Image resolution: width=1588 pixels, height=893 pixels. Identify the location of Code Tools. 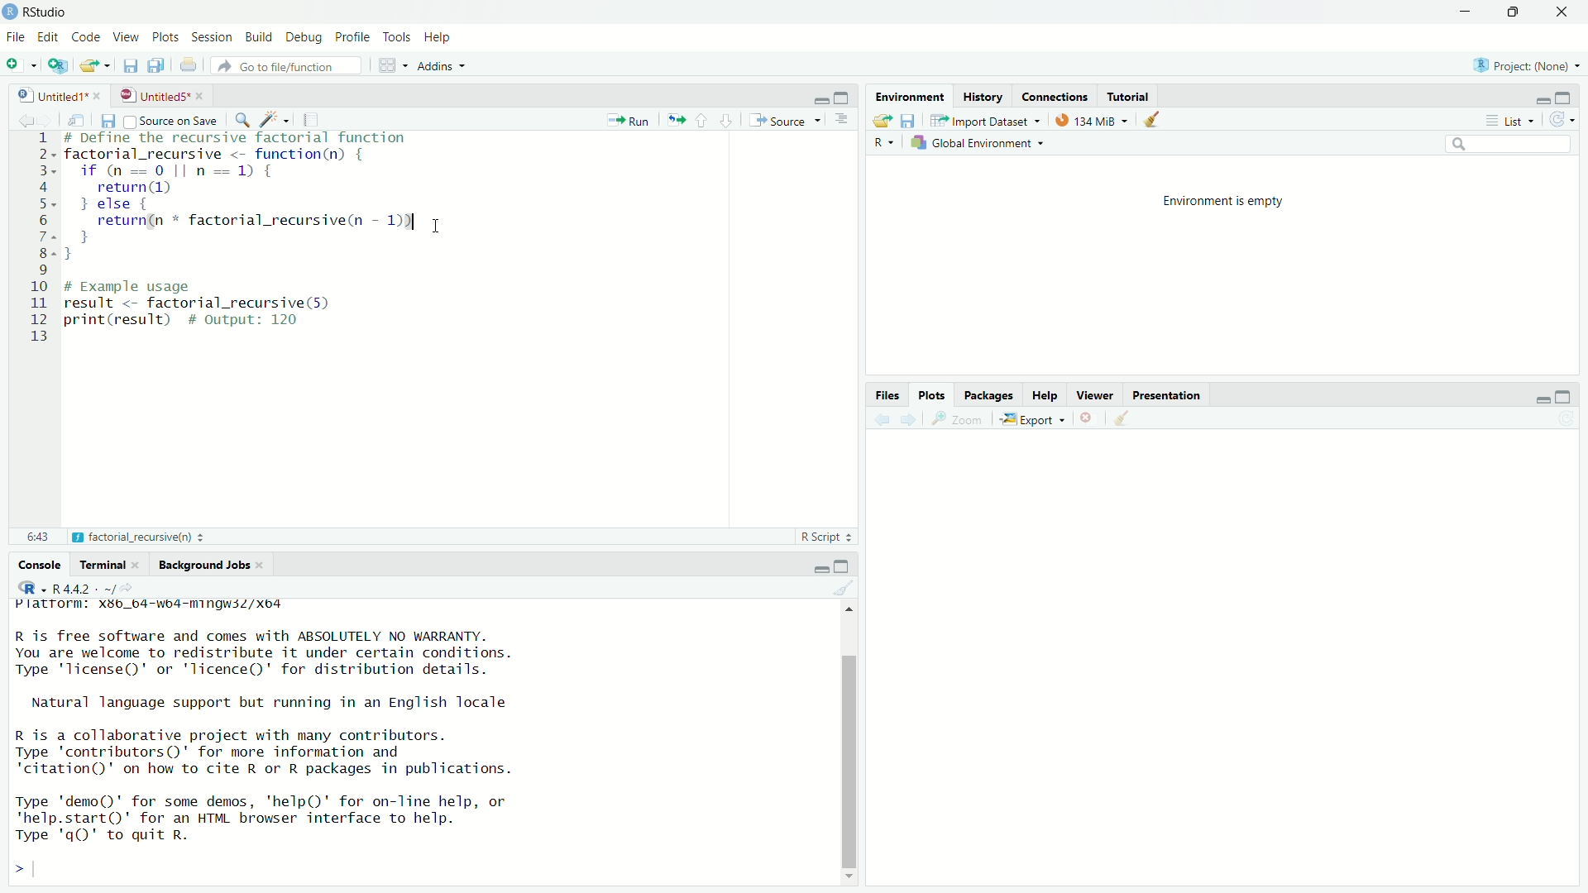
(277, 118).